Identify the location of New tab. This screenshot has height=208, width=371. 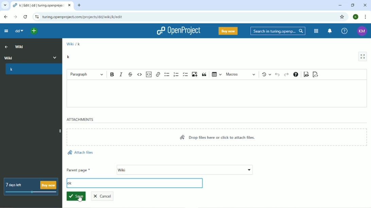
(80, 5).